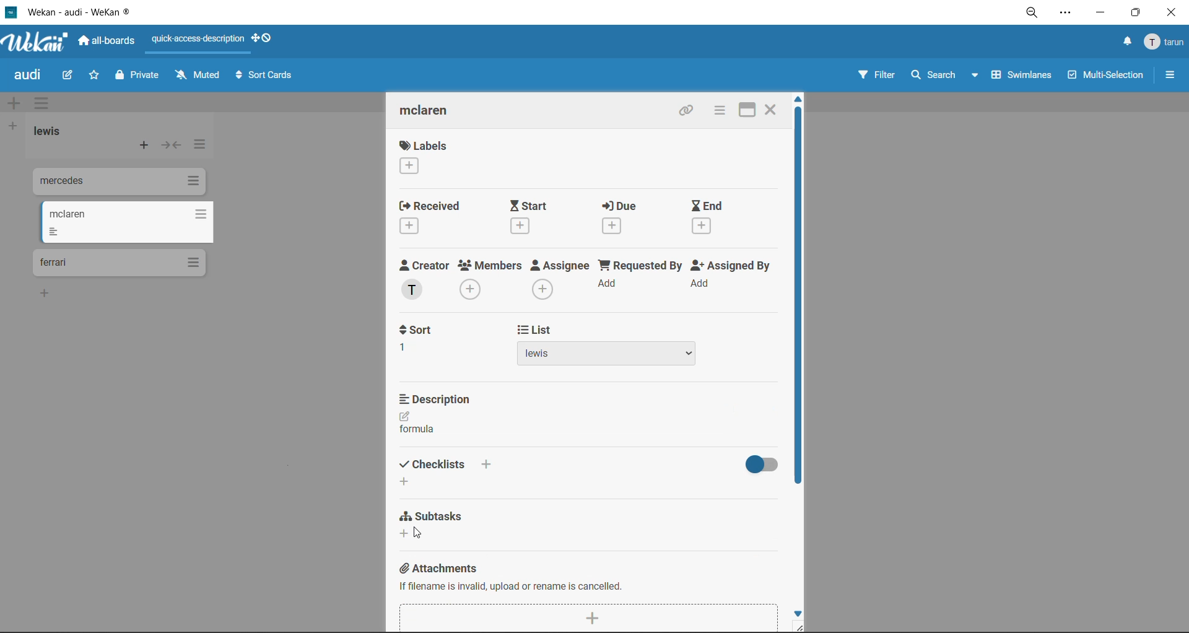 This screenshot has height=633, width=1189. I want to click on app logo, so click(37, 43).